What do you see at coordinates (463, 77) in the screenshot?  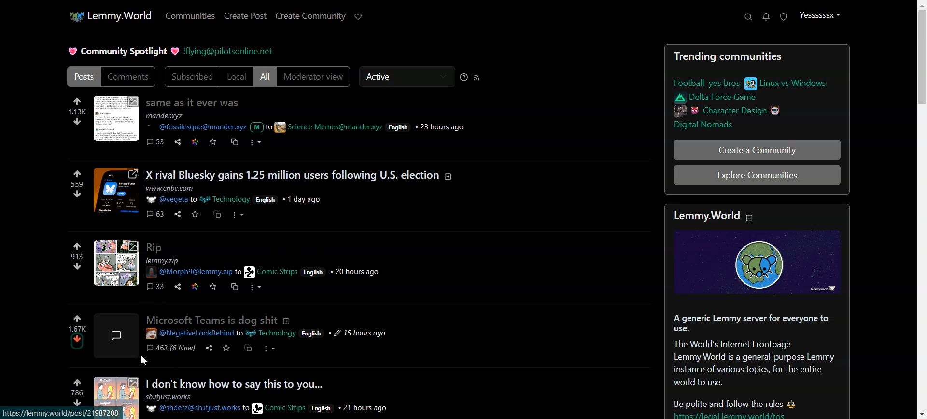 I see `Sorting Help` at bounding box center [463, 77].